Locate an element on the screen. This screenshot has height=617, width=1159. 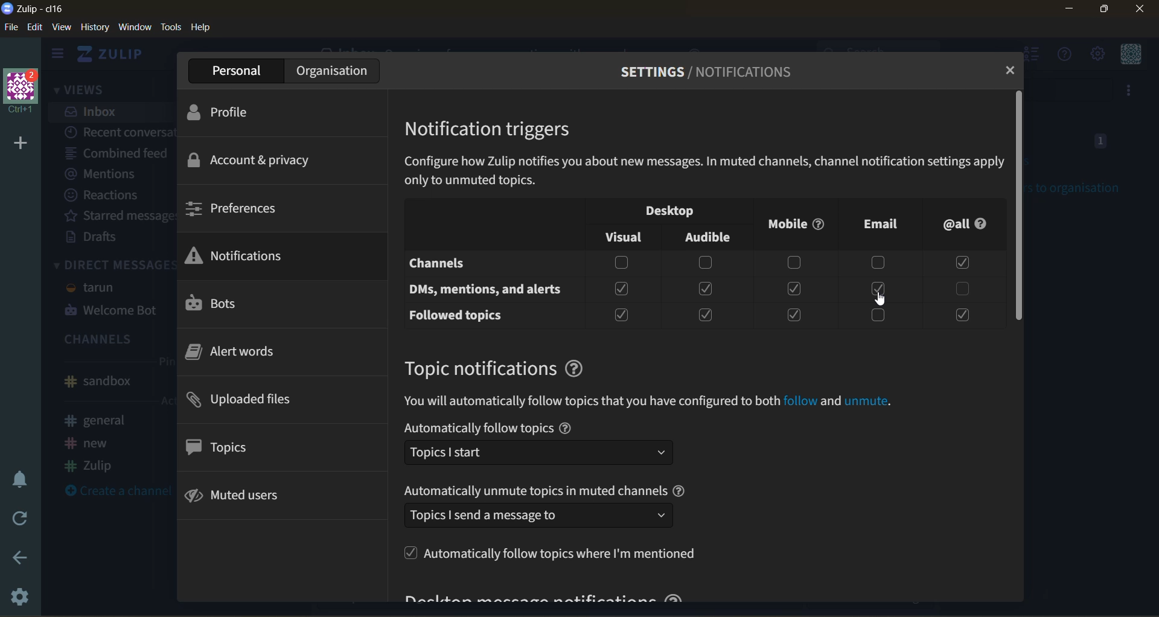
cursor is located at coordinates (880, 296).